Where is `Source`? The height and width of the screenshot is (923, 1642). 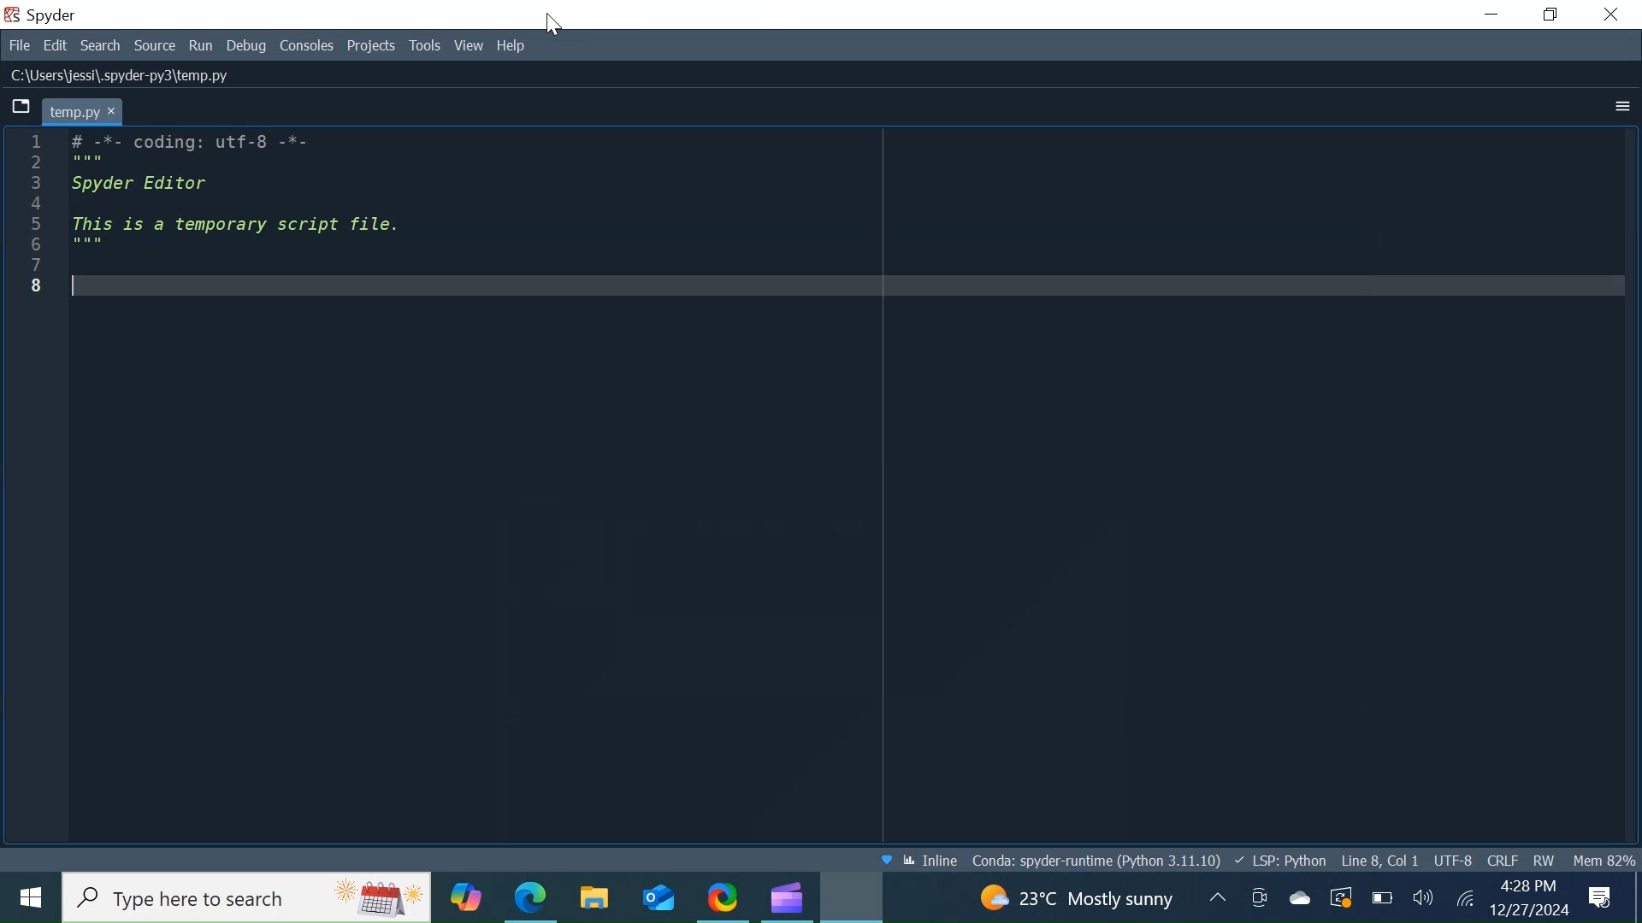
Source is located at coordinates (153, 47).